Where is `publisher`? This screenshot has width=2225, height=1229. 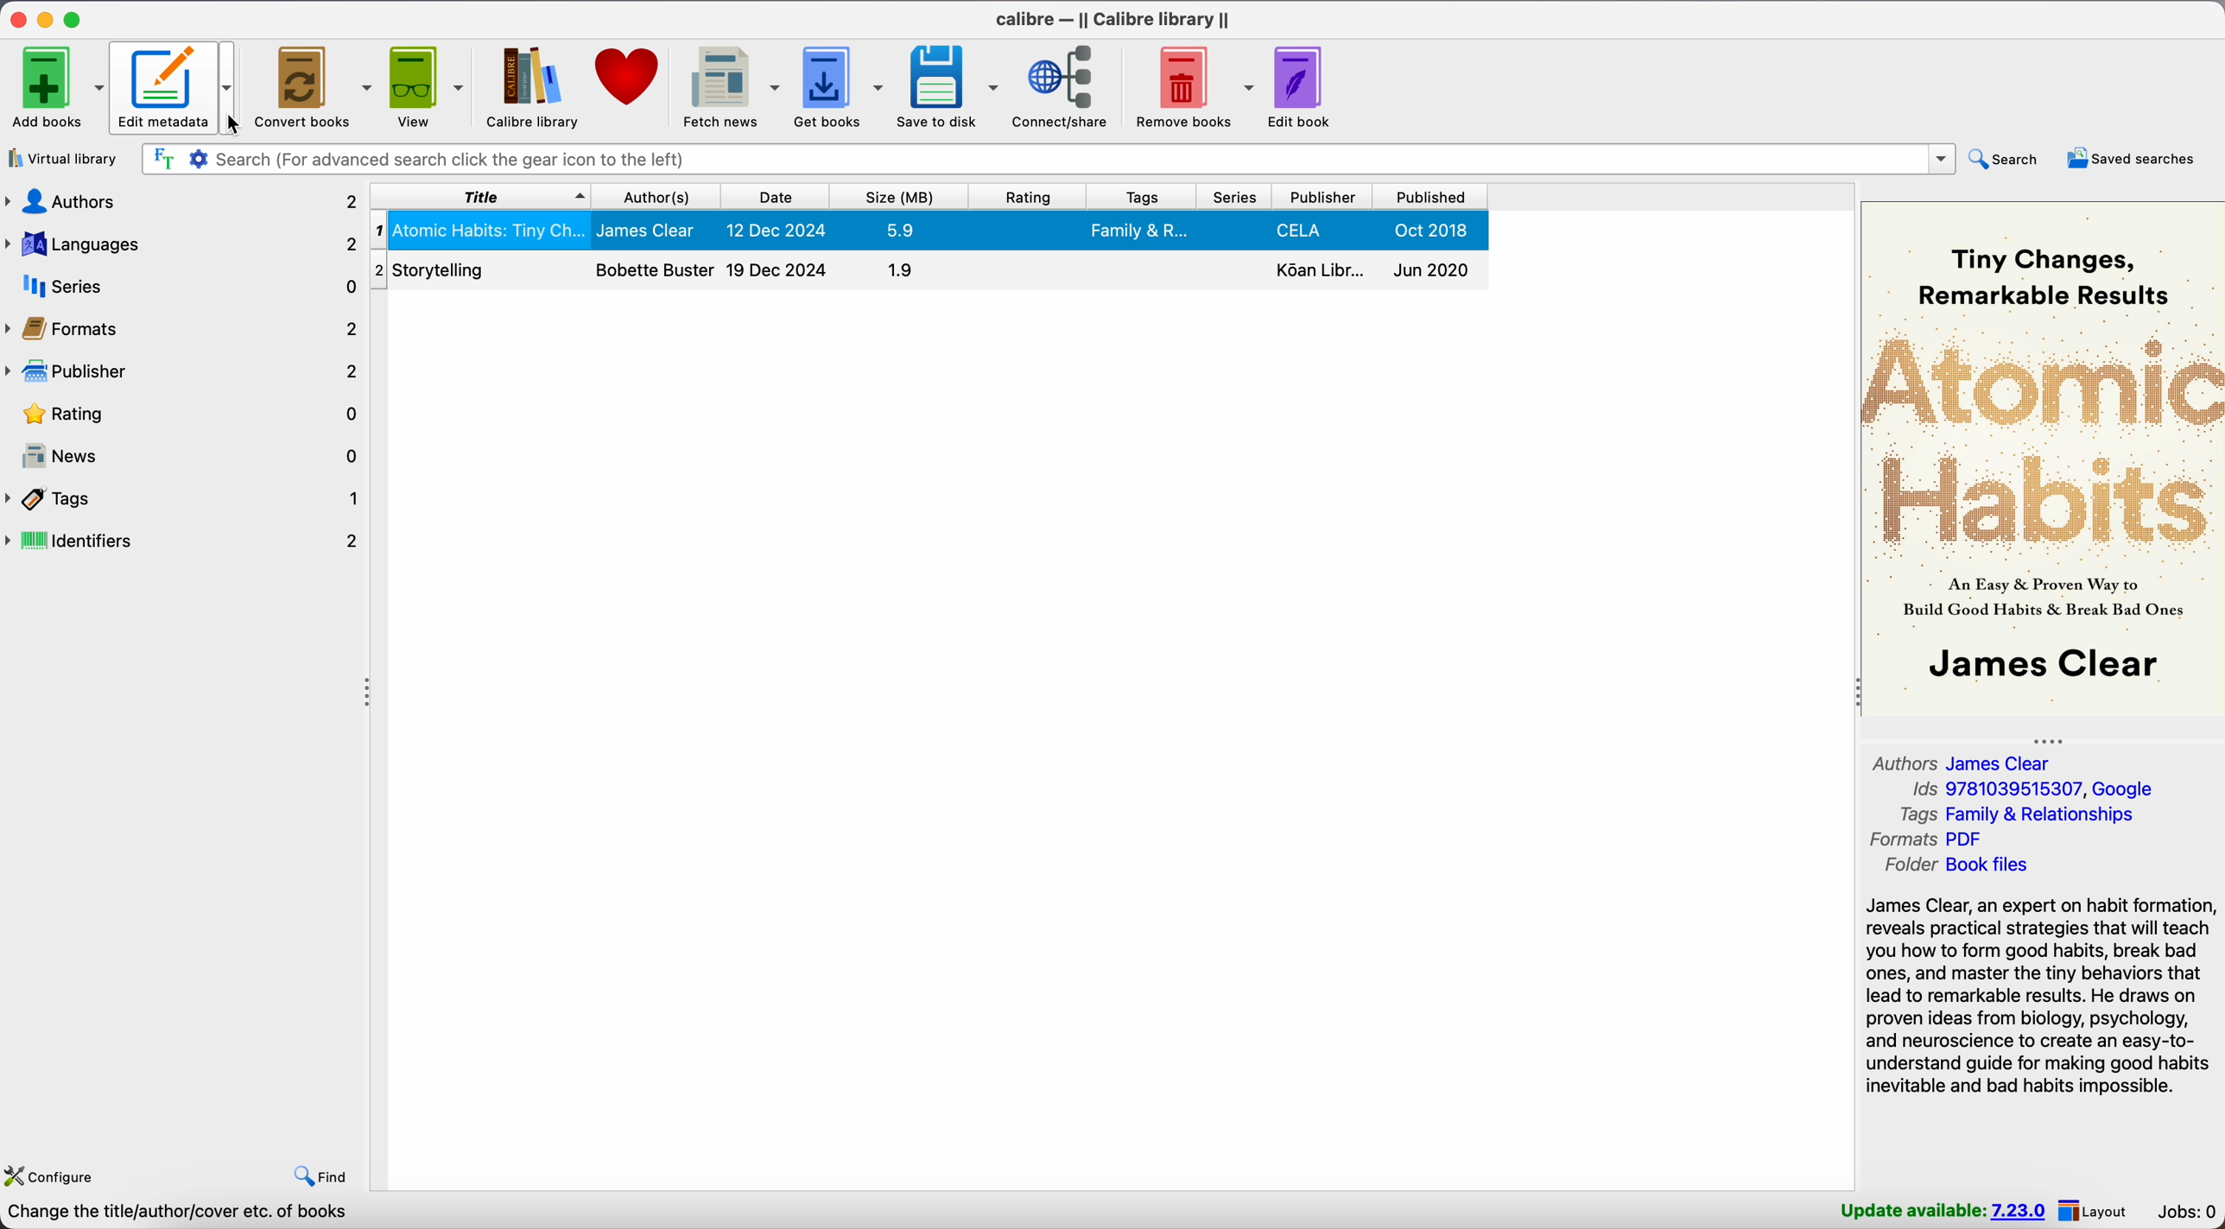
publisher is located at coordinates (1325, 198).